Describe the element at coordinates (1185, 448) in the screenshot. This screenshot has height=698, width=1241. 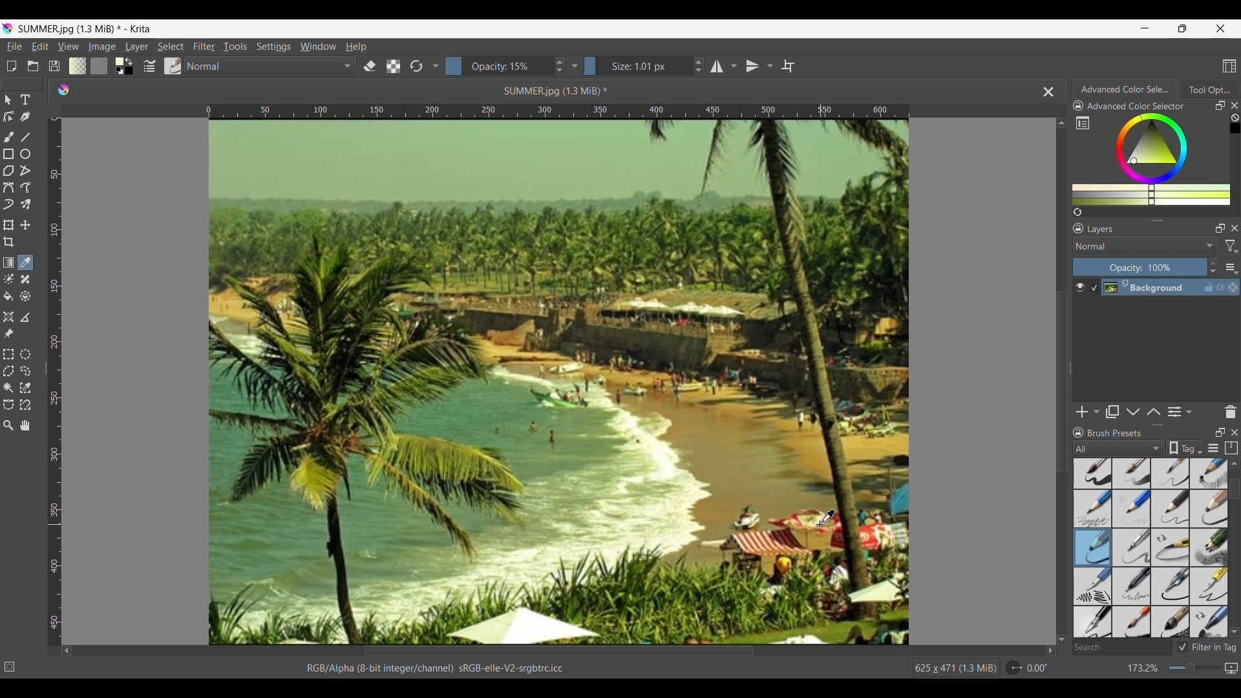
I see `Tag` at that location.